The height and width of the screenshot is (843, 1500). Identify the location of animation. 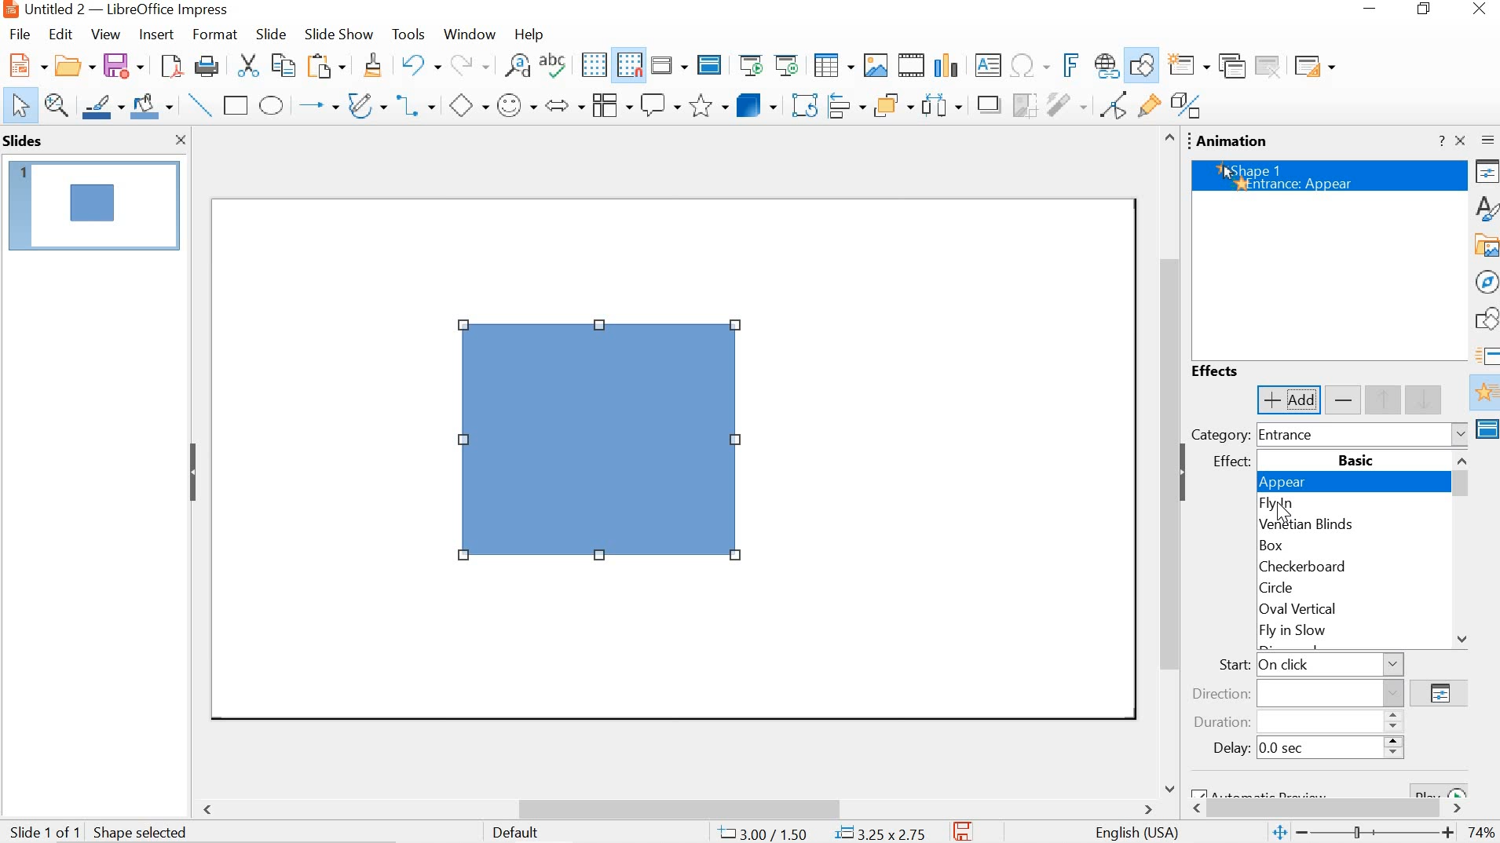
(1484, 394).